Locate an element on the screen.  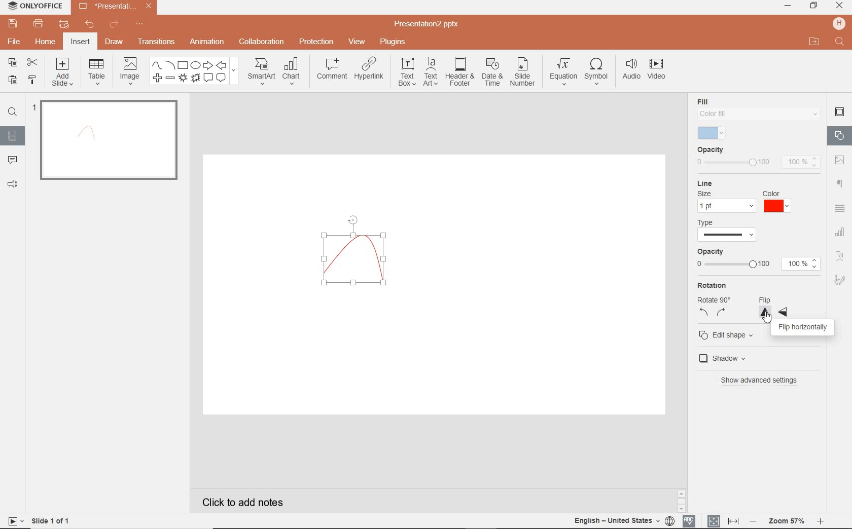
SPELL CHECKING is located at coordinates (690, 520).